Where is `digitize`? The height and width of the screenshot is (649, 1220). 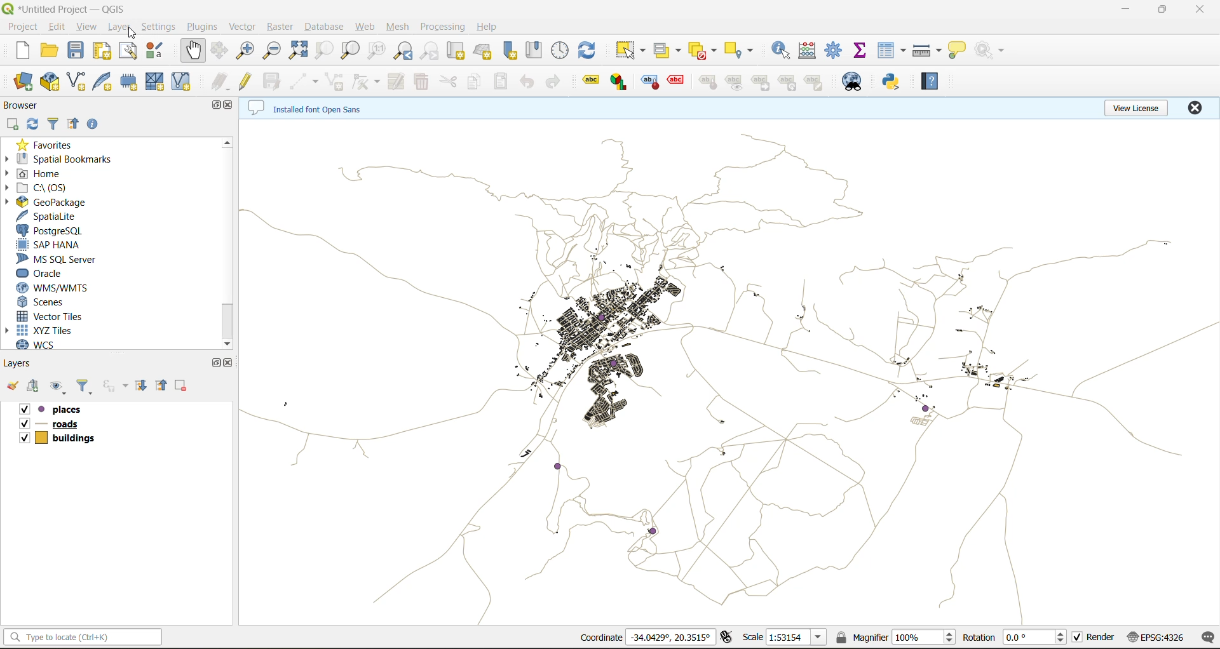
digitize is located at coordinates (304, 82).